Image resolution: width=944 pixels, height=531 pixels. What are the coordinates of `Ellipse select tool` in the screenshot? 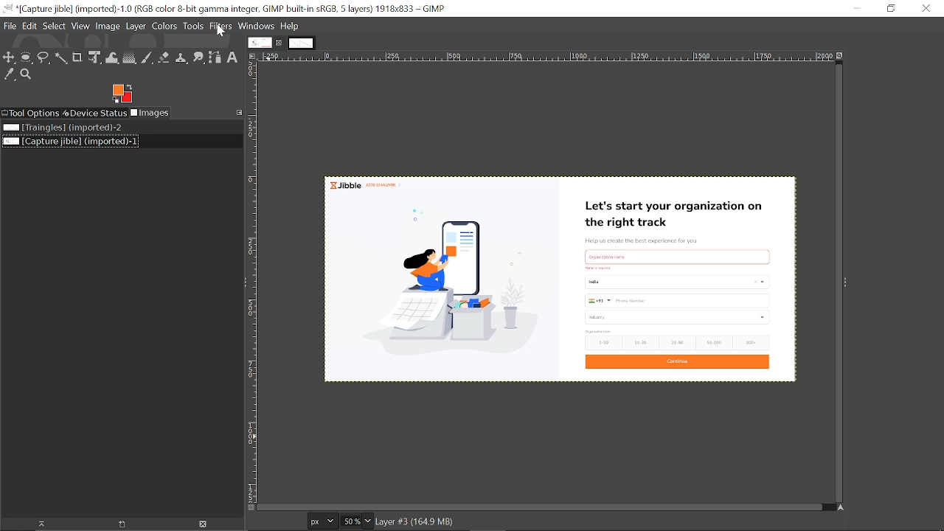 It's located at (27, 58).